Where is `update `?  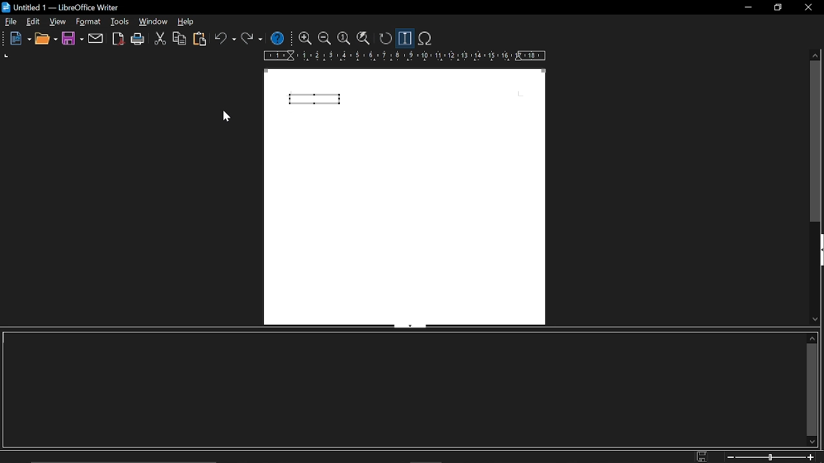
update  is located at coordinates (384, 39).